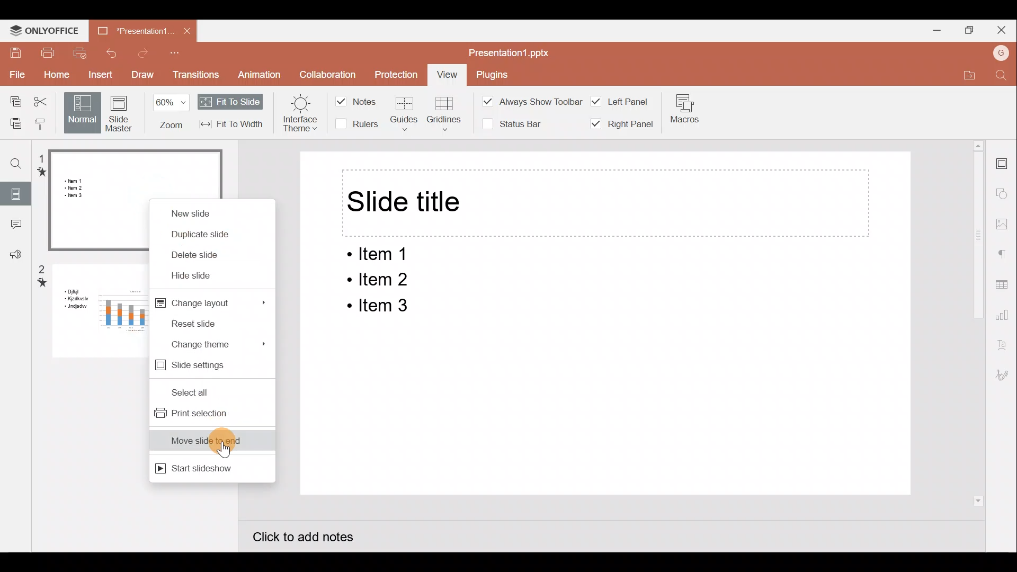  I want to click on ONLYOFFICE, so click(43, 30).